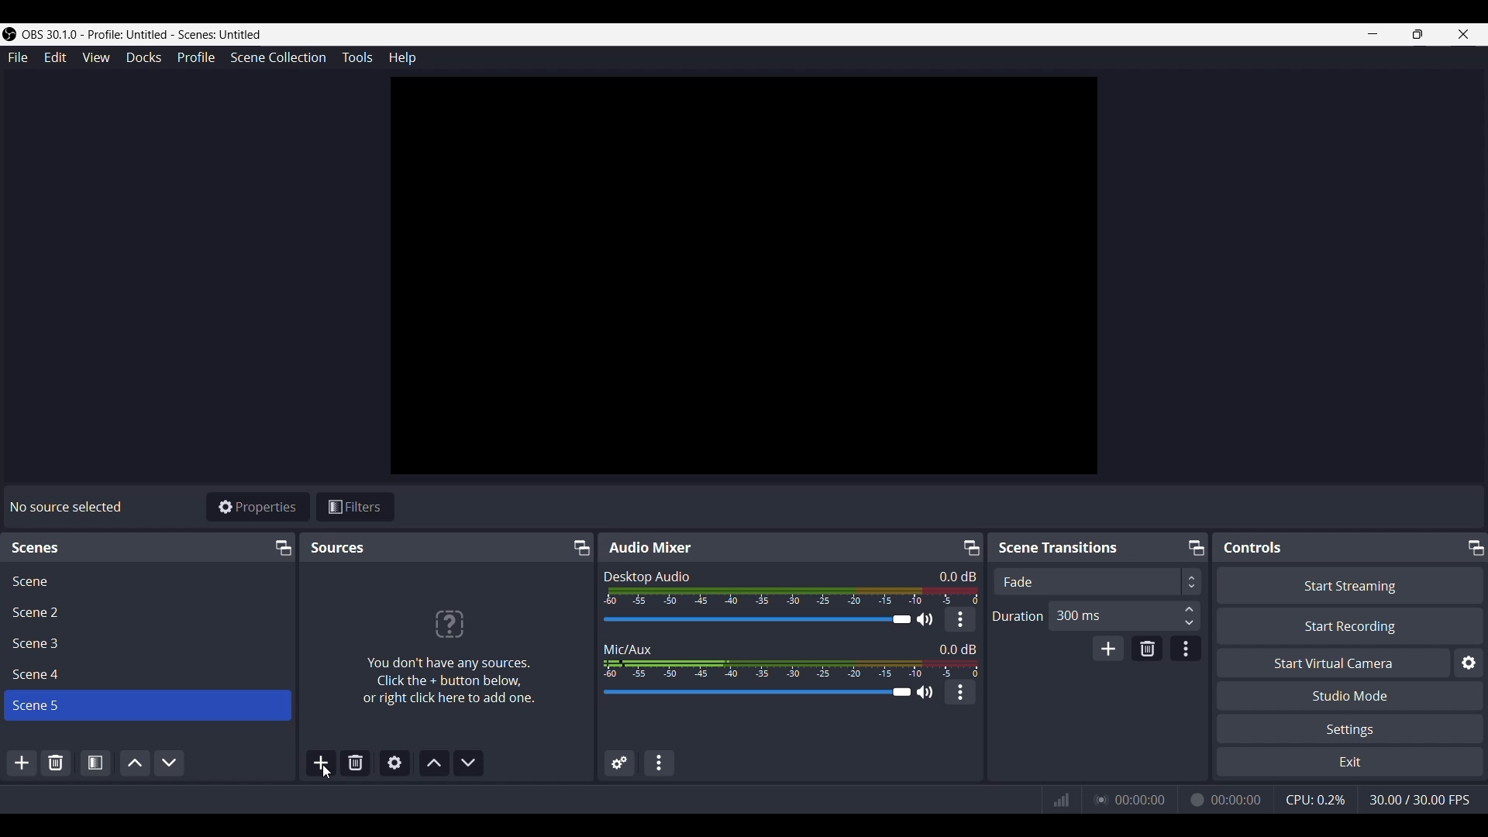 Image resolution: width=1488 pixels, height=837 pixels. Describe the element at coordinates (617, 763) in the screenshot. I see `Advance audio properties` at that location.